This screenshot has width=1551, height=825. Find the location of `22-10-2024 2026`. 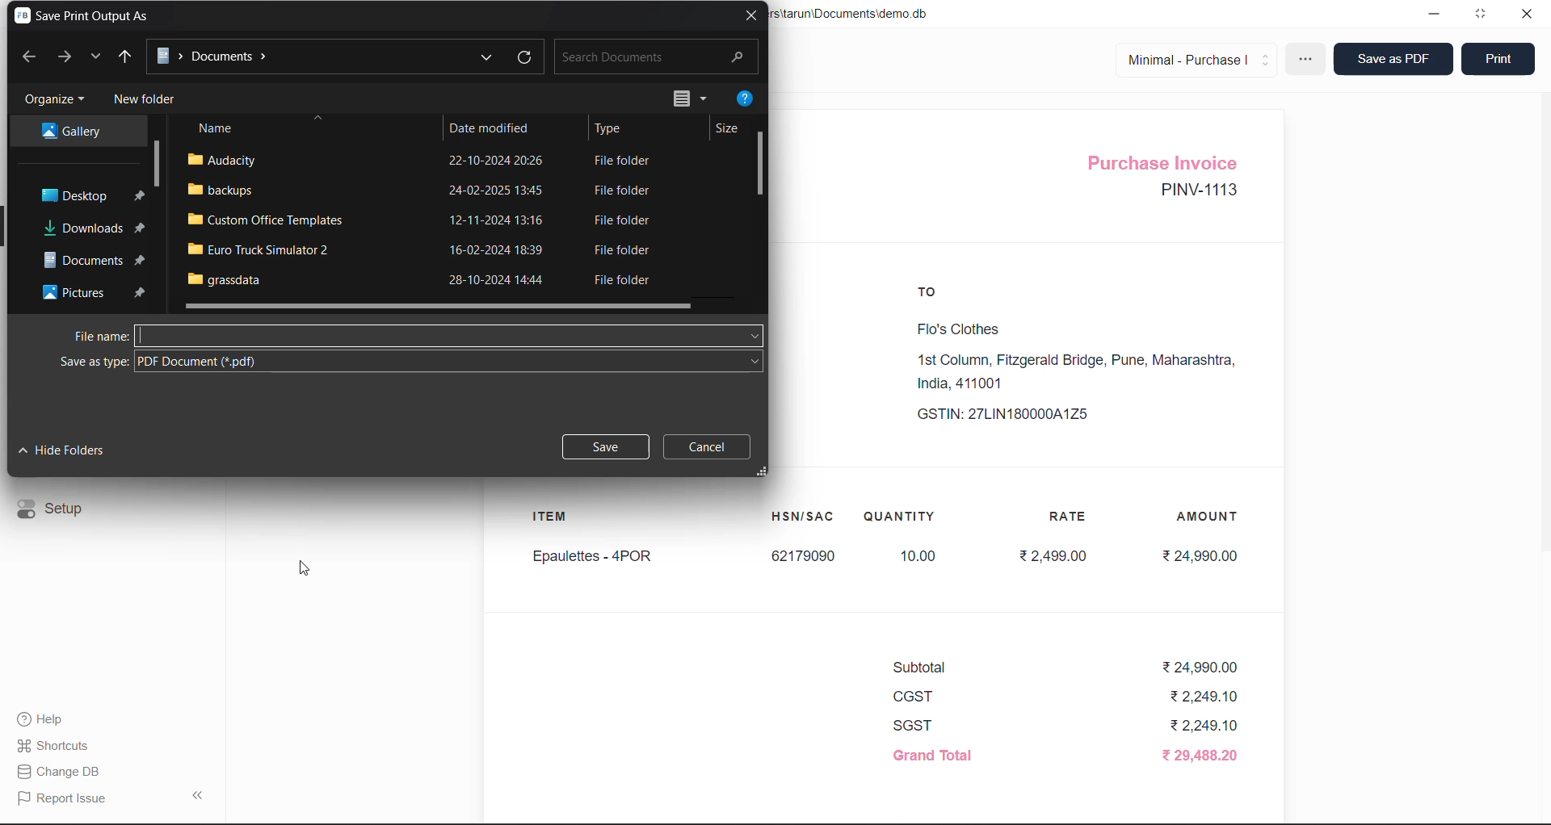

22-10-2024 2026 is located at coordinates (502, 160).